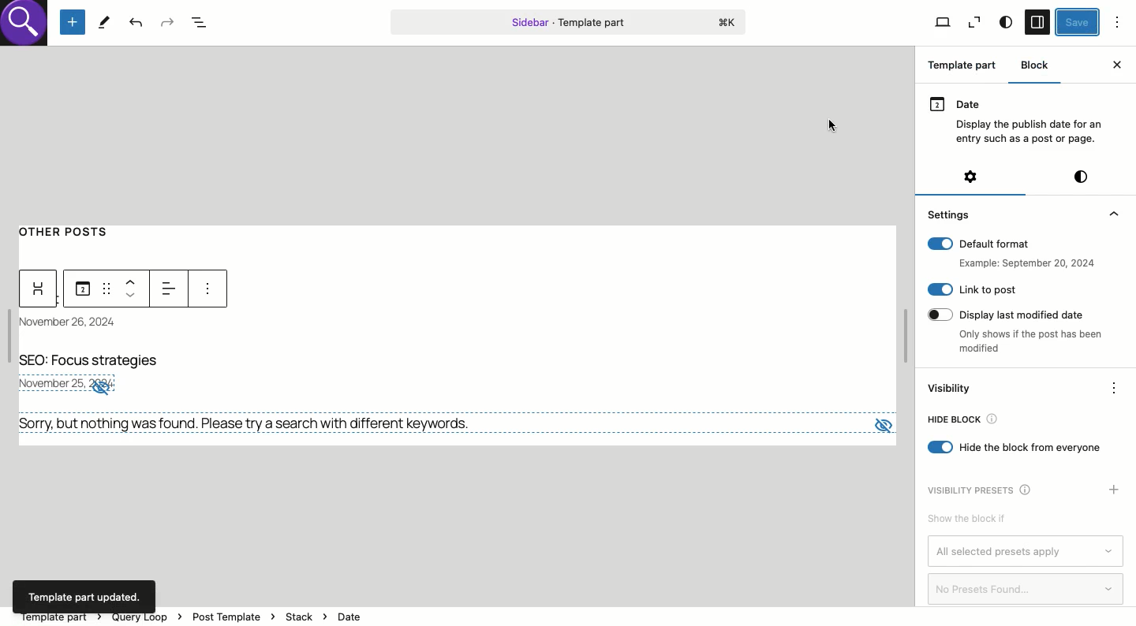 This screenshot has width=1136, height=626. I want to click on View, so click(974, 23).